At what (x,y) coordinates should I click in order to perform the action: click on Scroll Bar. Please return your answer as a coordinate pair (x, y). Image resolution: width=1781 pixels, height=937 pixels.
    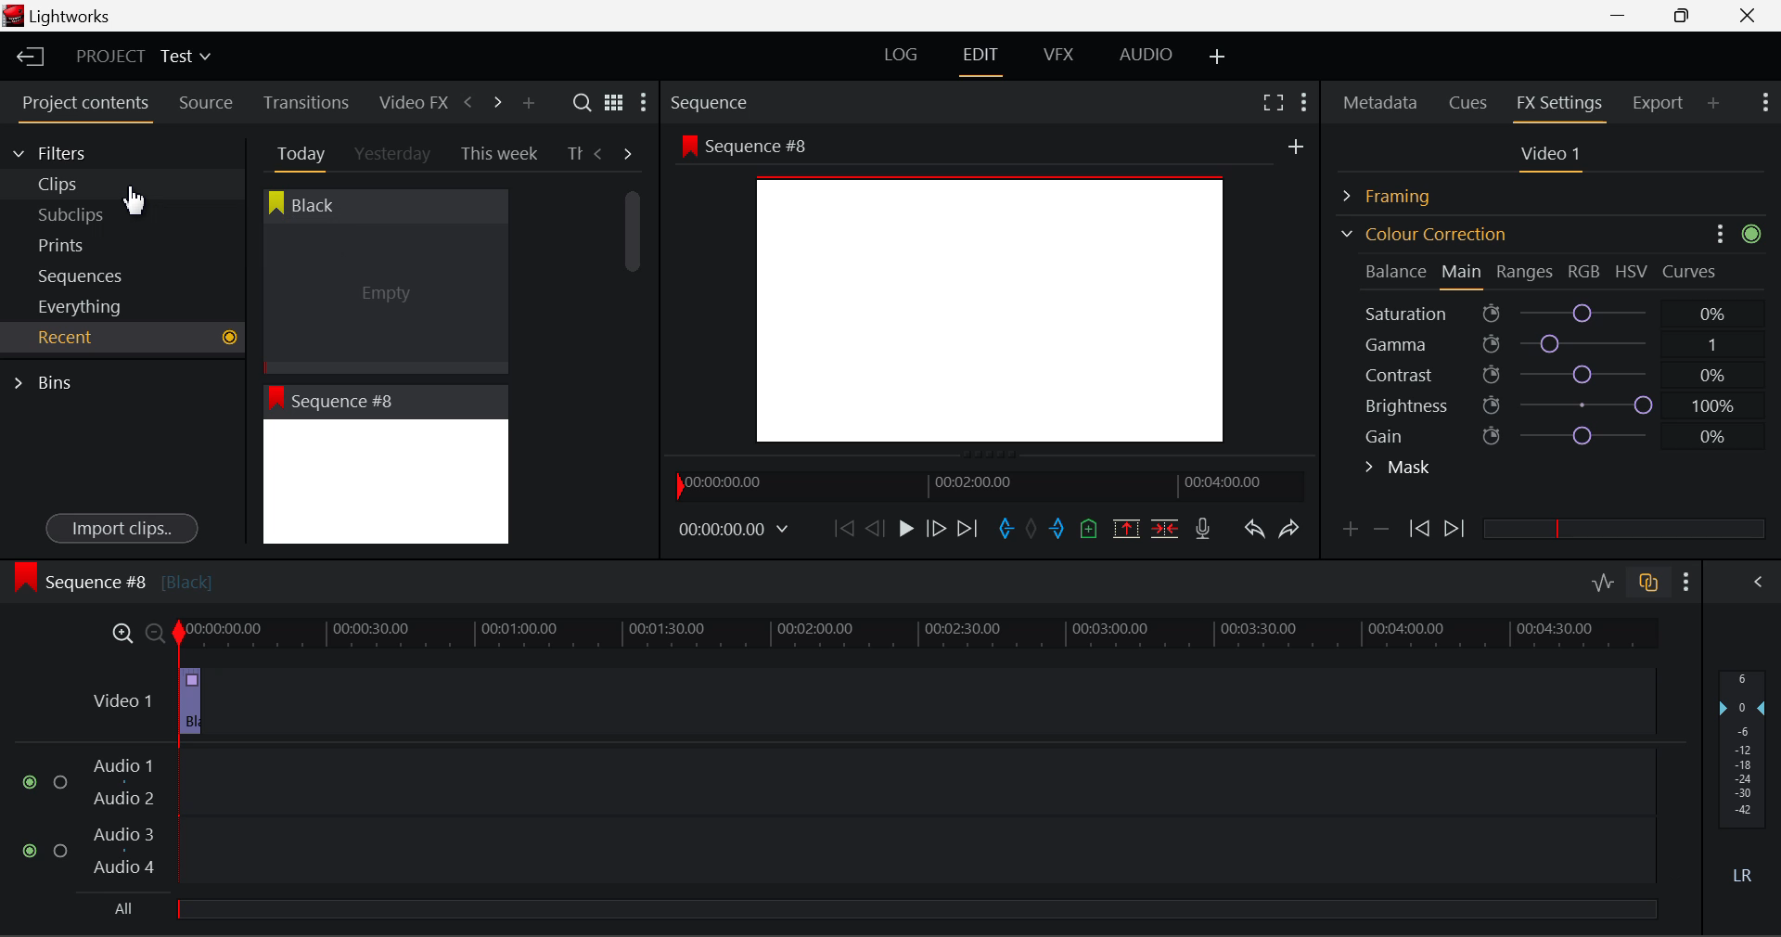
    Looking at the image, I should click on (644, 347).